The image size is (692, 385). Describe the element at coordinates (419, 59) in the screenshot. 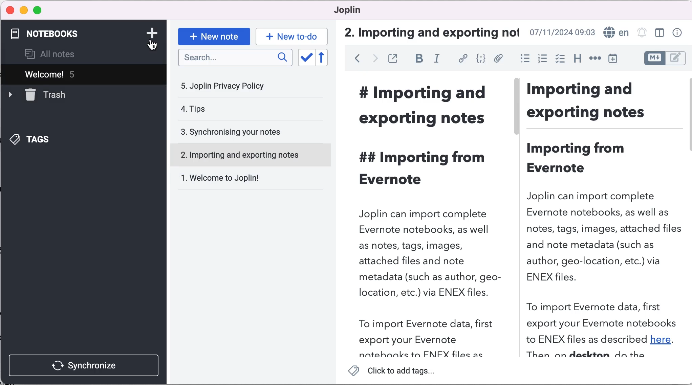

I see `bold` at that location.